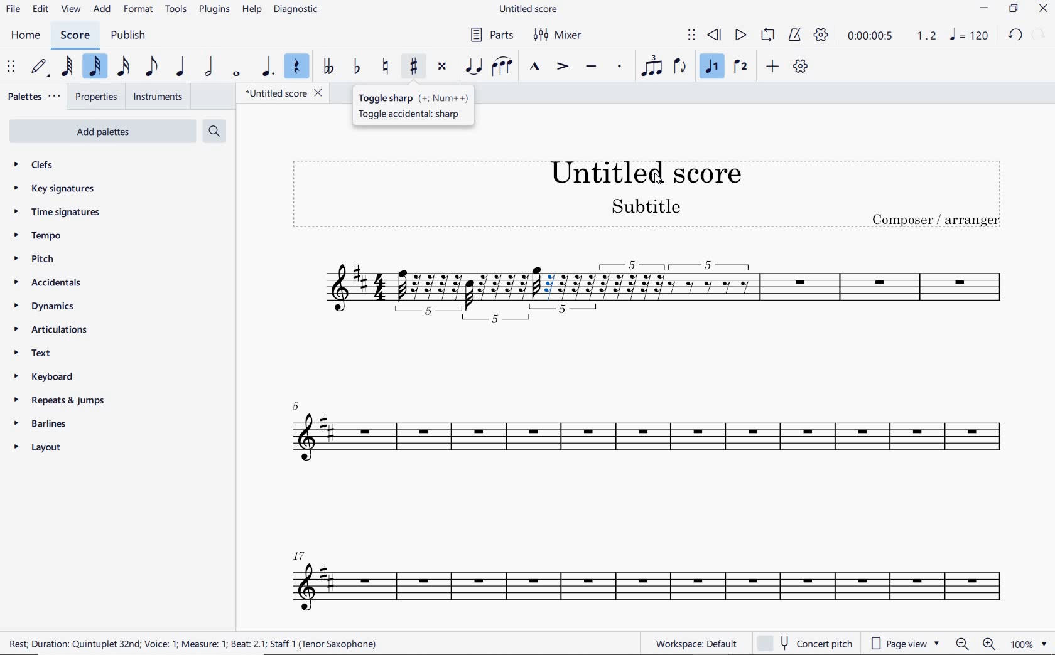 The height and width of the screenshot is (655, 1055). What do you see at coordinates (60, 189) in the screenshot?
I see `KEY SIGNATURES` at bounding box center [60, 189].